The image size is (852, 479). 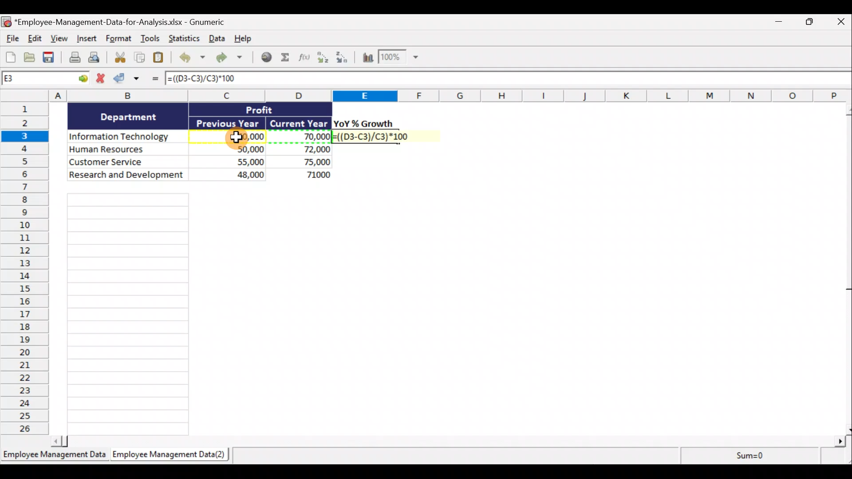 What do you see at coordinates (122, 21) in the screenshot?
I see `Document name` at bounding box center [122, 21].